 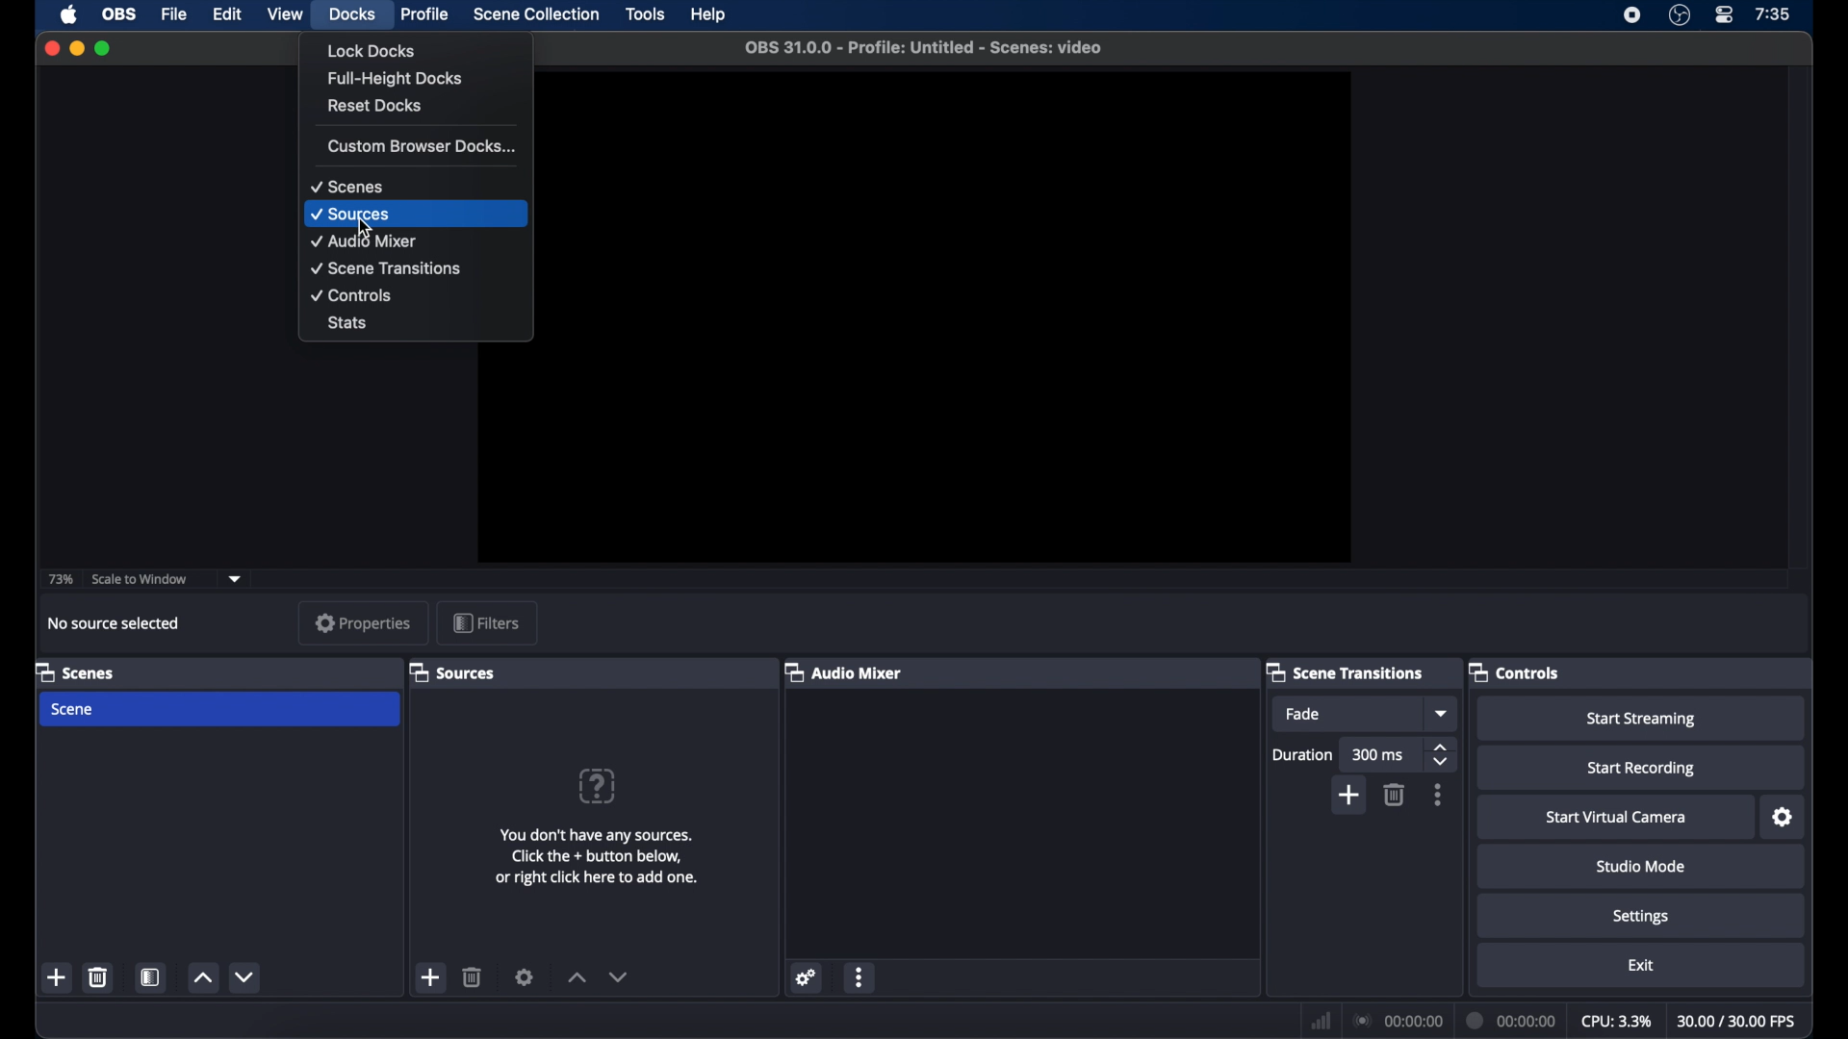 What do you see at coordinates (1781, 818) in the screenshot?
I see `settings` at bounding box center [1781, 818].